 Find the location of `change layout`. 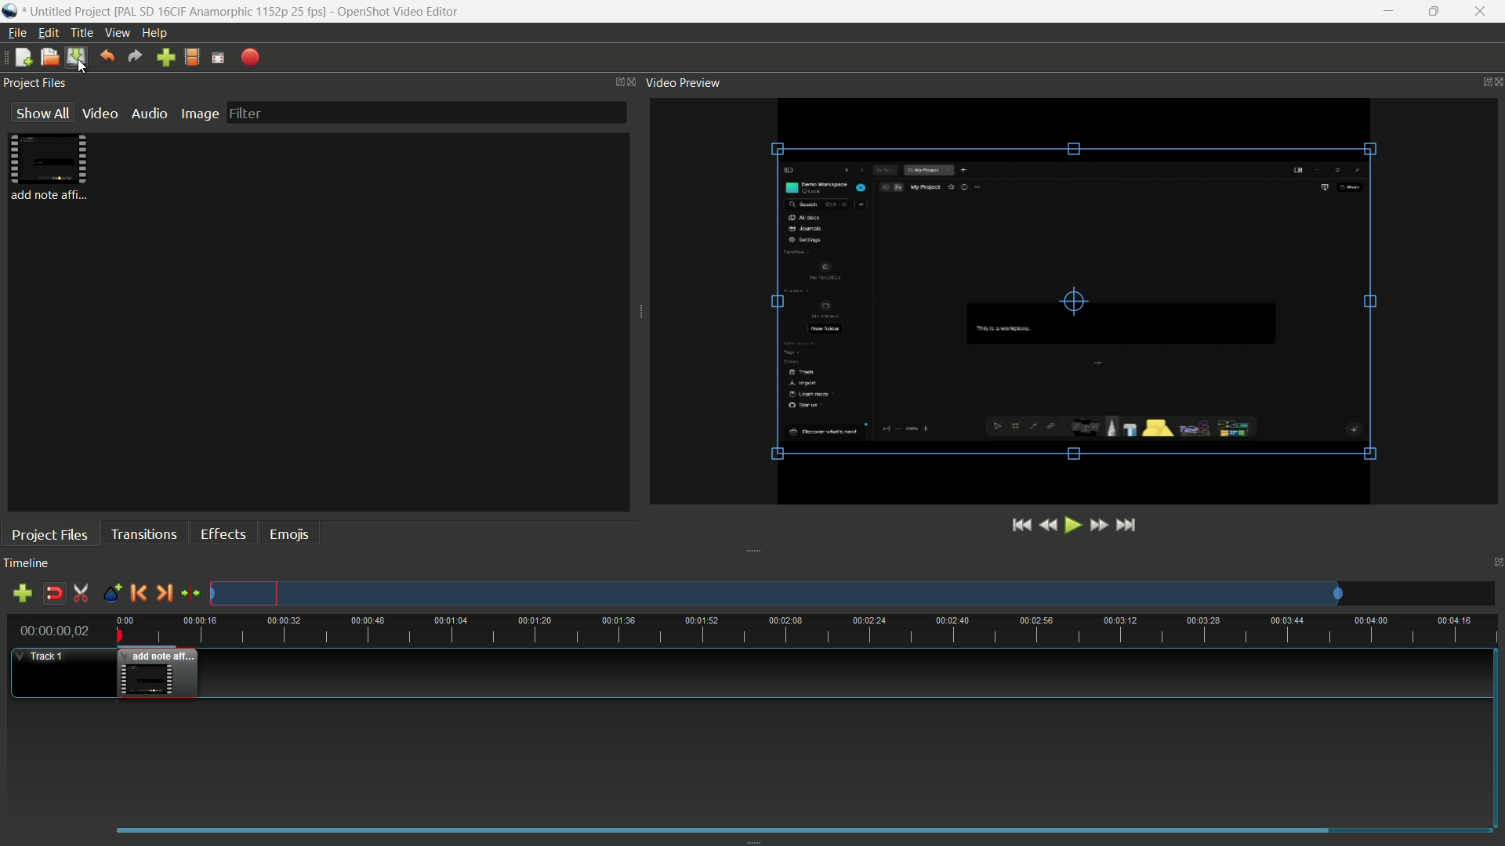

change layout is located at coordinates (613, 83).